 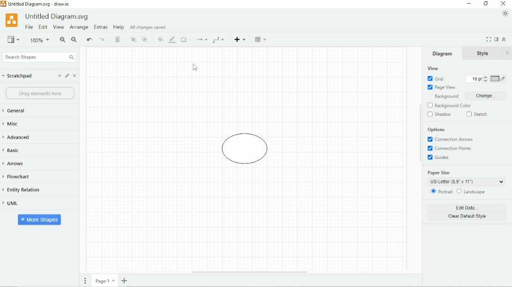 What do you see at coordinates (202, 40) in the screenshot?
I see `Connection` at bounding box center [202, 40].